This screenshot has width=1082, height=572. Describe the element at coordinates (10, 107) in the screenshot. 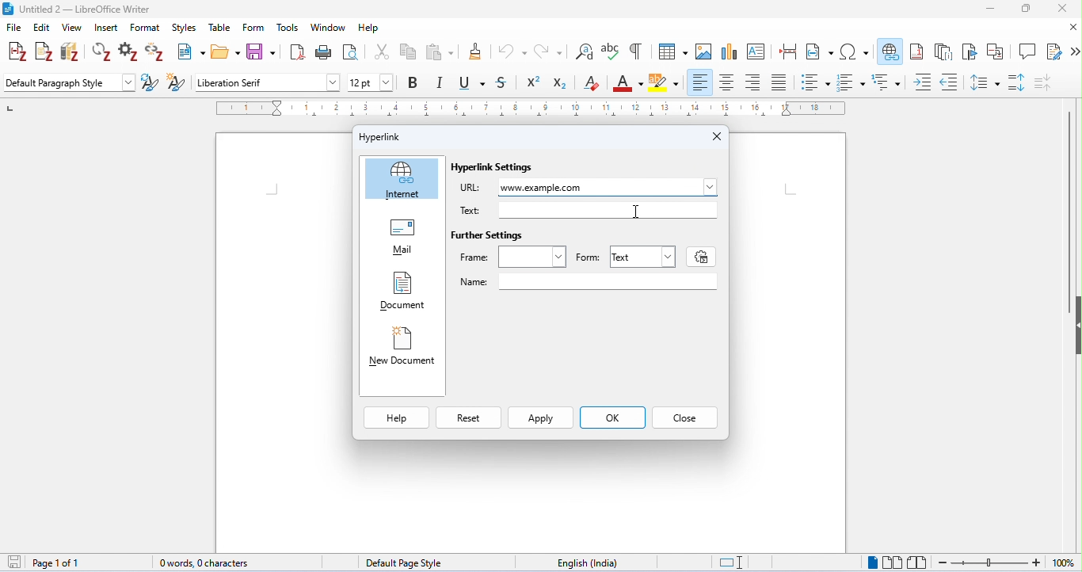

I see `left numbering in ruler` at that location.